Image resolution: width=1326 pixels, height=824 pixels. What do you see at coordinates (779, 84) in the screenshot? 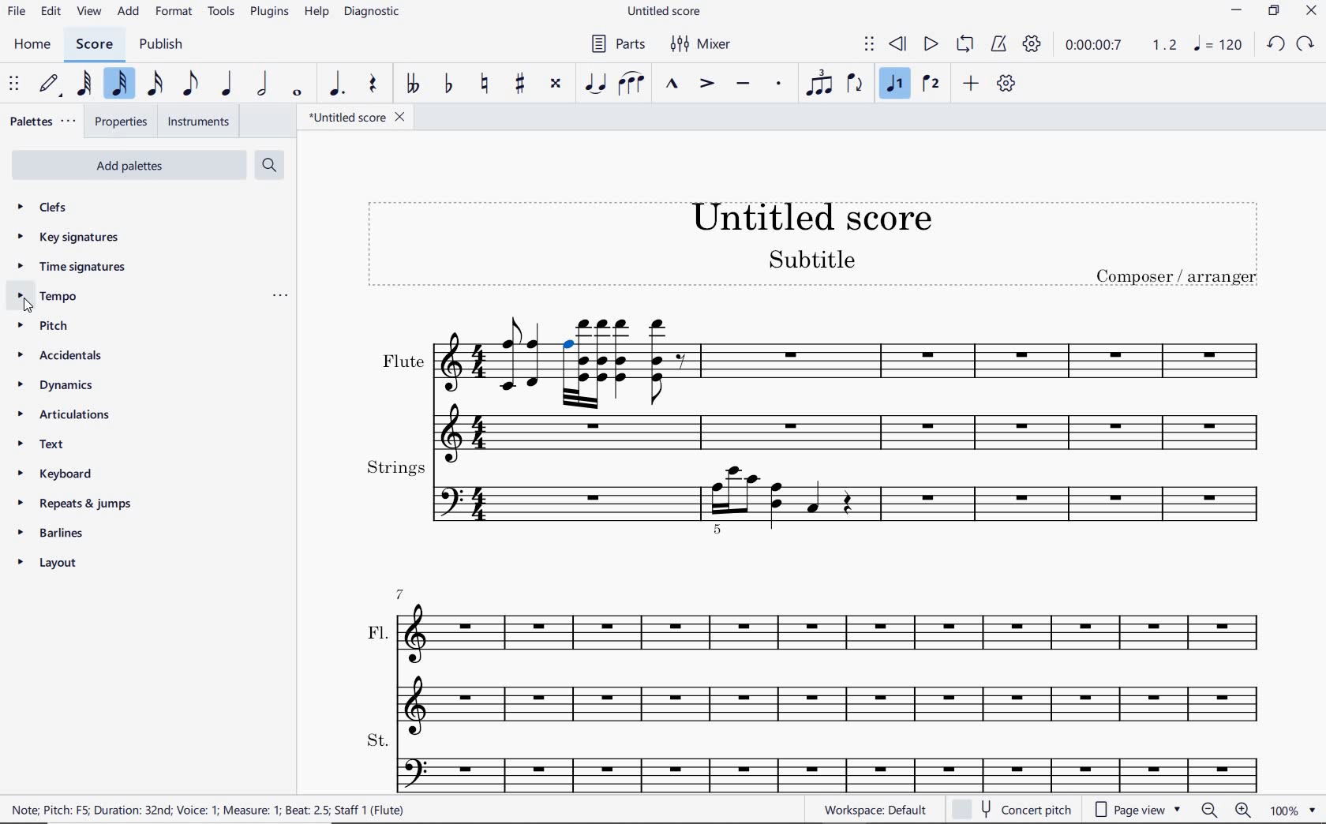
I see `STACCATO` at bounding box center [779, 84].